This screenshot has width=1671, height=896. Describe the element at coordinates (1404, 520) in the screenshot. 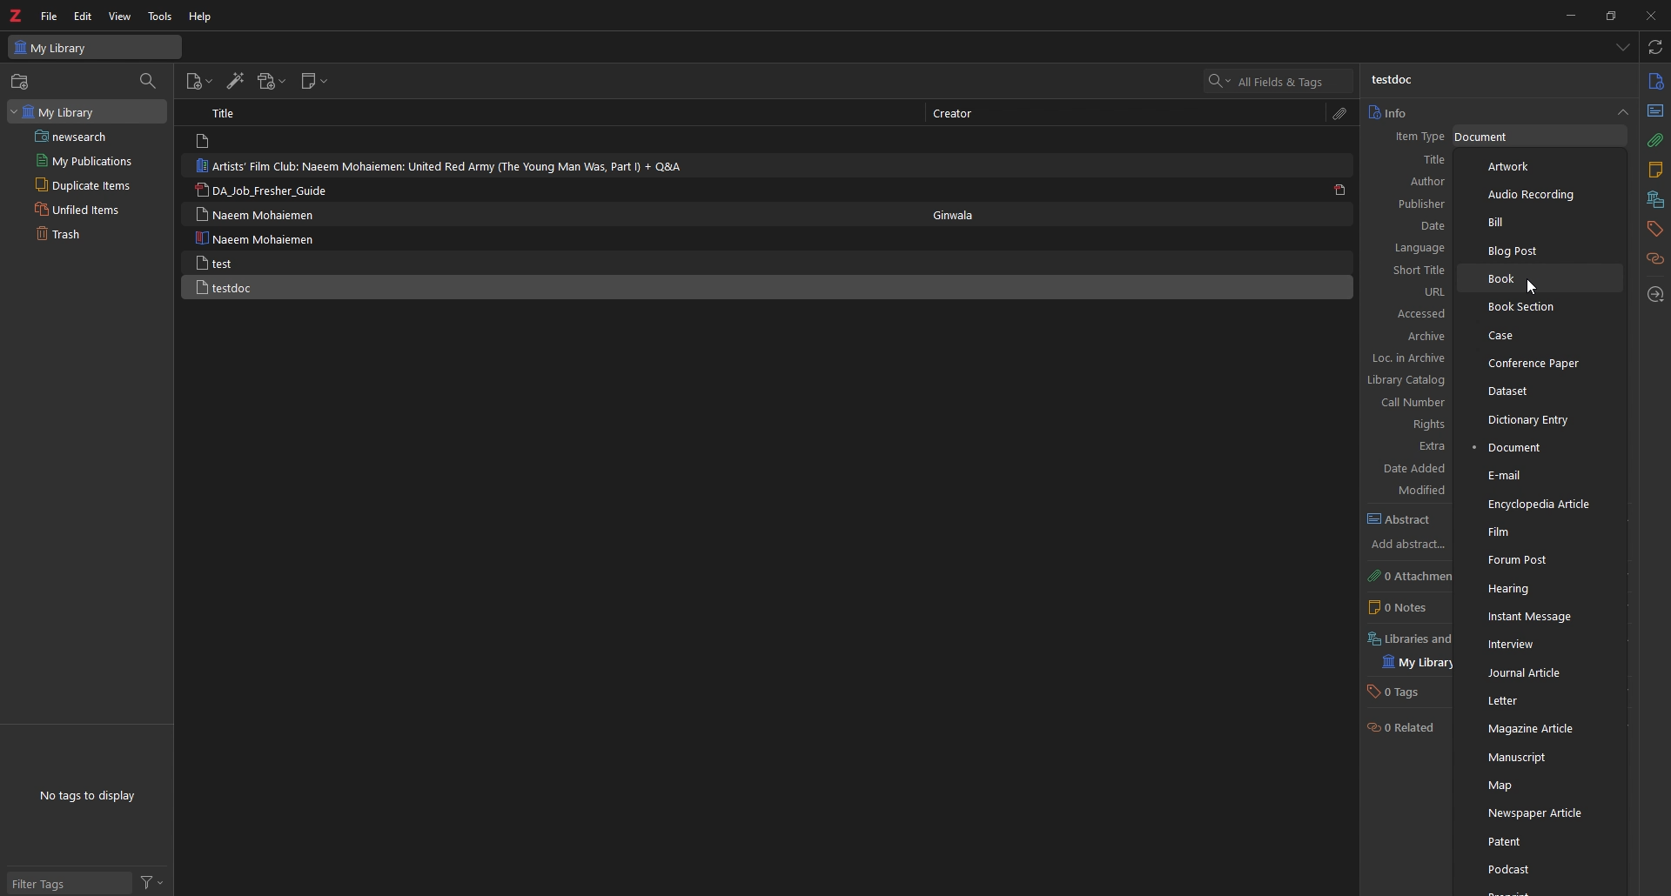

I see `abstract` at that location.